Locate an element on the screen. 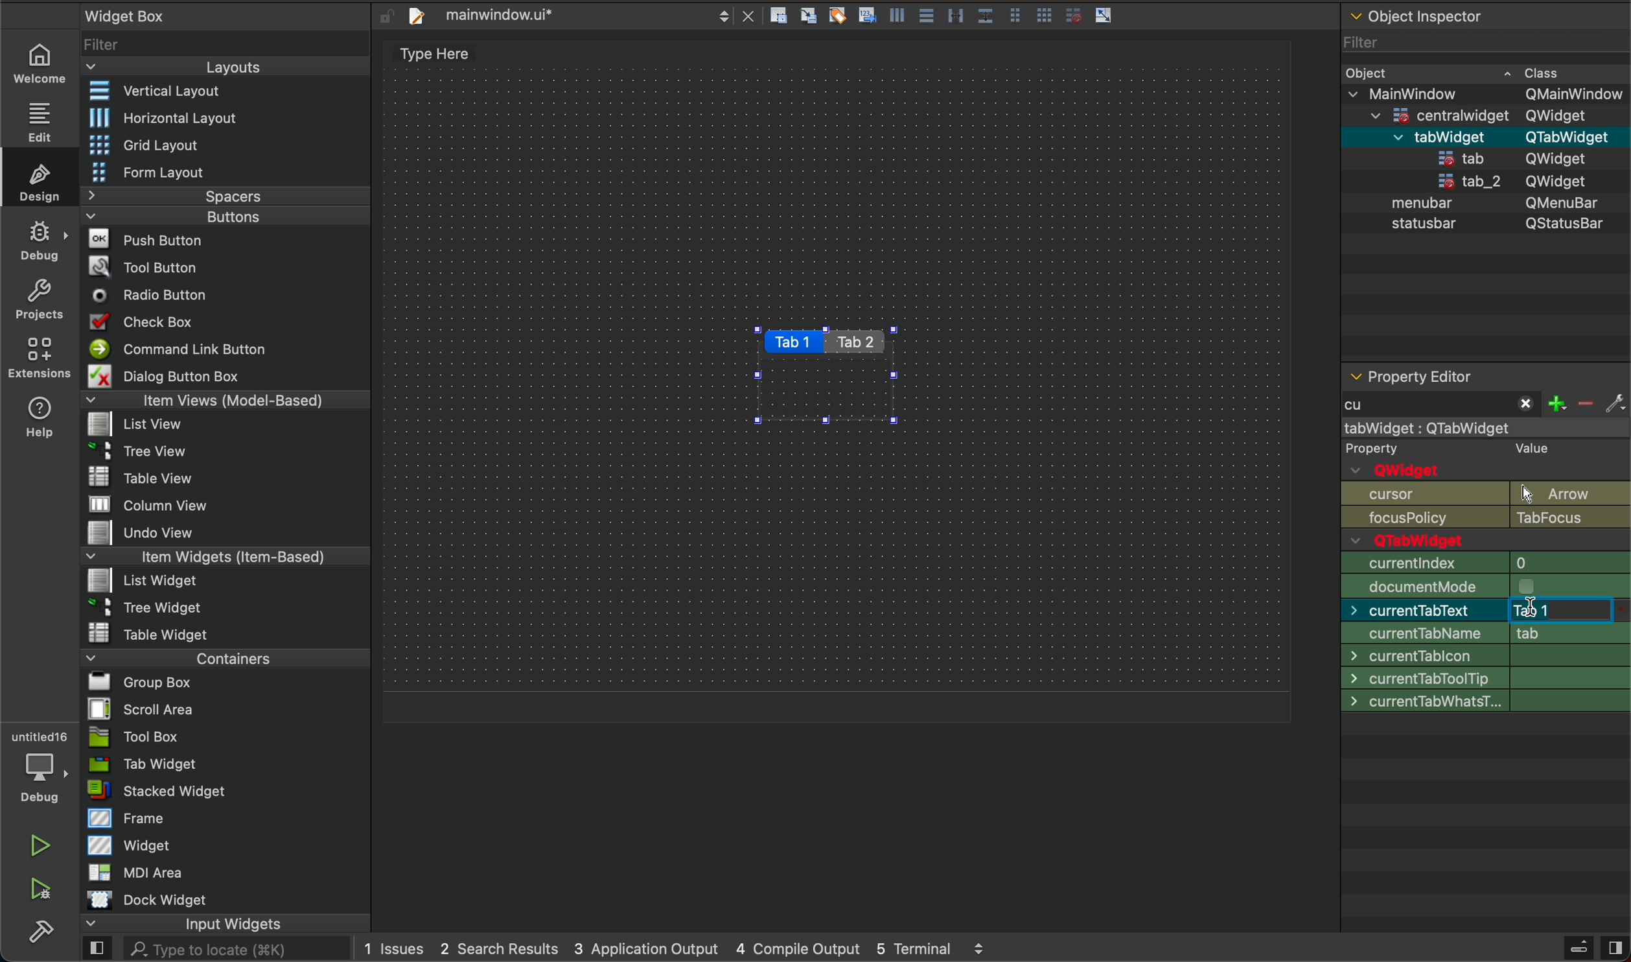   MDI Area is located at coordinates (146, 872).